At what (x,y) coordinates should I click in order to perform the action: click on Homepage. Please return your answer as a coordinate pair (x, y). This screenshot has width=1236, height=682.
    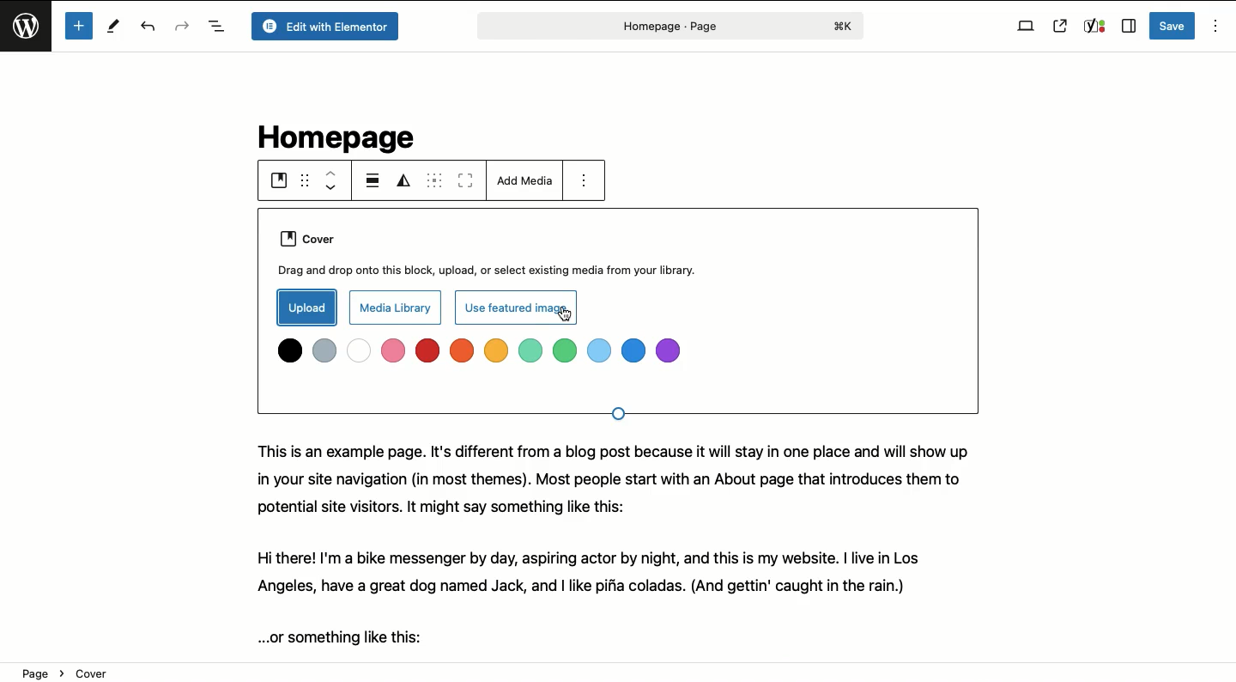
    Looking at the image, I should click on (331, 142).